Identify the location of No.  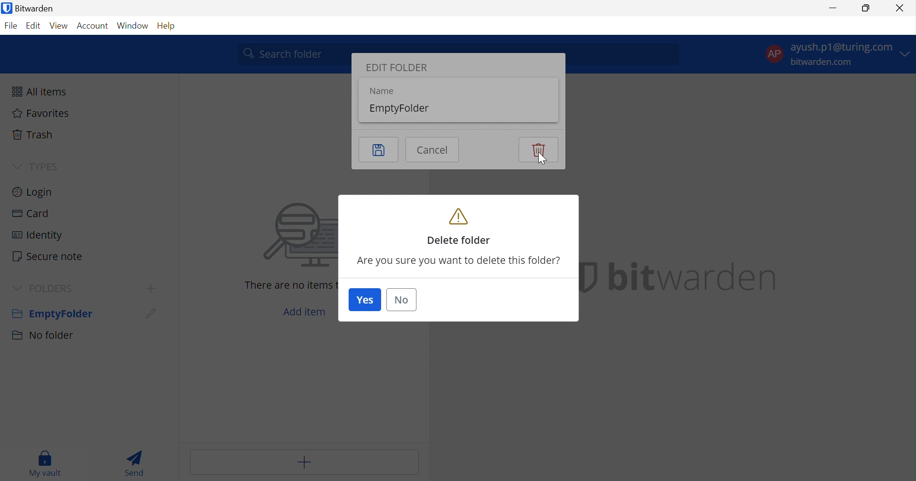
(402, 300).